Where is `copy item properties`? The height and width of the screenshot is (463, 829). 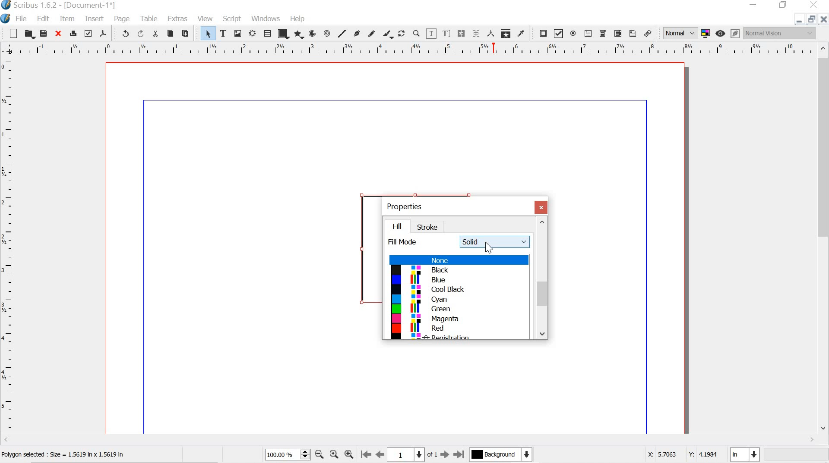
copy item properties is located at coordinates (505, 33).